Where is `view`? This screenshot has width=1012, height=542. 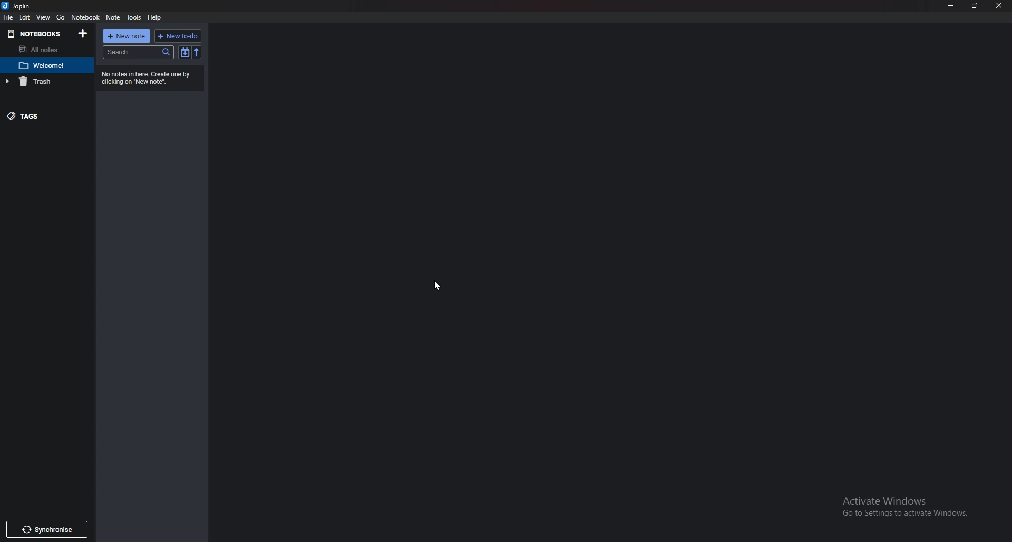 view is located at coordinates (44, 17).